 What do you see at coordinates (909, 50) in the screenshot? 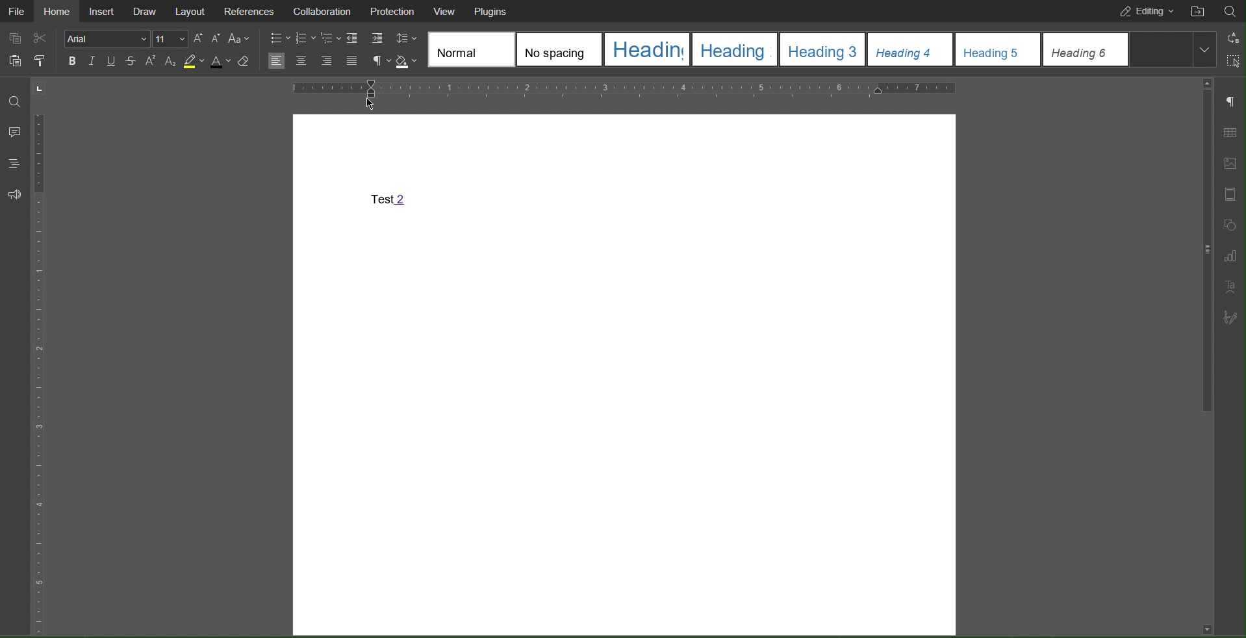
I see `Heading 4` at bounding box center [909, 50].